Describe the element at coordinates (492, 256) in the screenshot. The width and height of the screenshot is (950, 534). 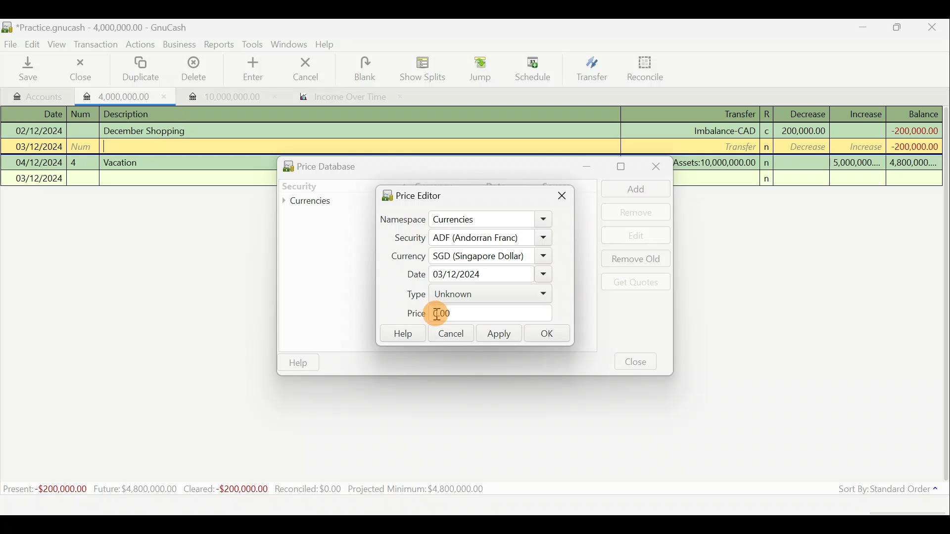
I see `SGD` at that location.